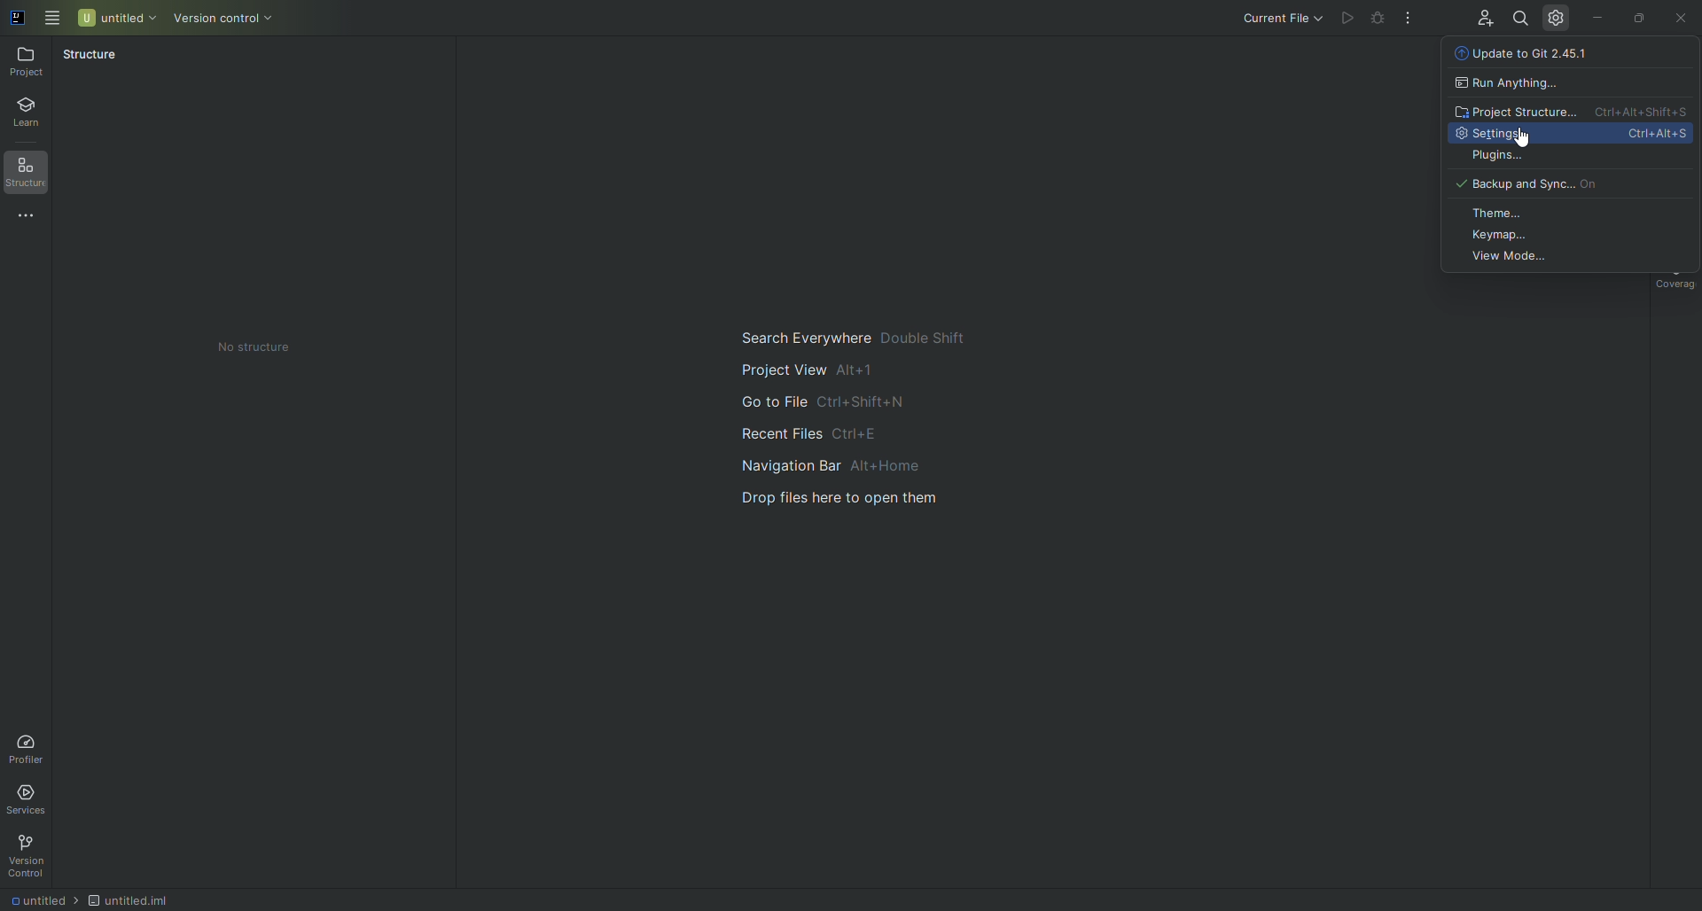 This screenshot has height=911, width=1702. Describe the element at coordinates (255, 349) in the screenshot. I see `No structure` at that location.